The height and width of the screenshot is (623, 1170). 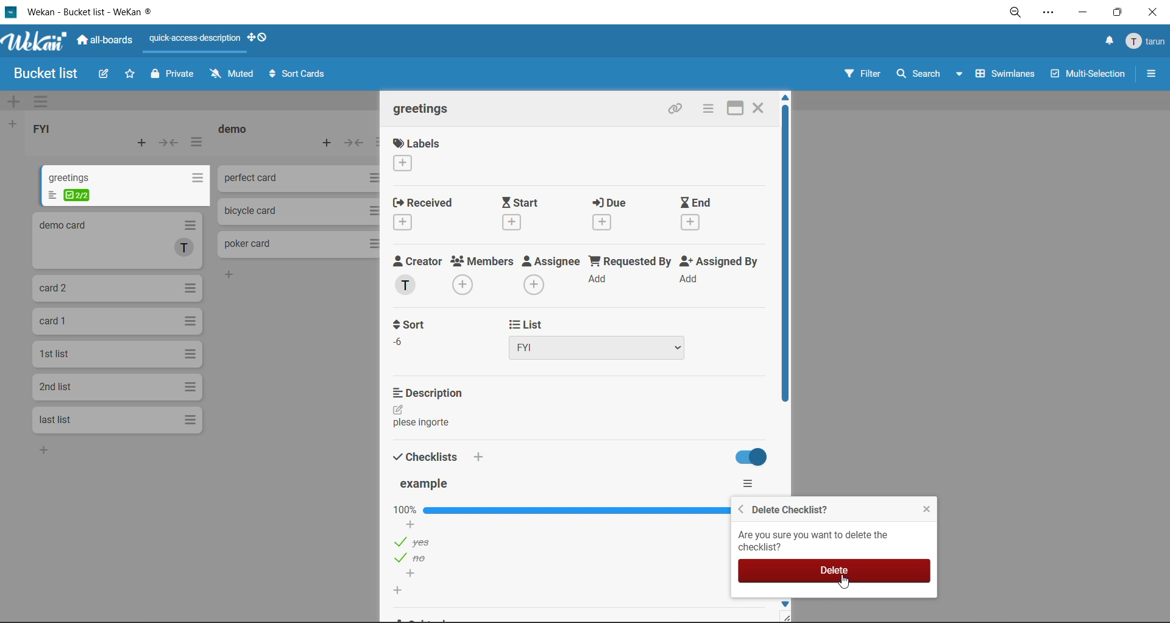 What do you see at coordinates (430, 392) in the screenshot?
I see `description` at bounding box center [430, 392].